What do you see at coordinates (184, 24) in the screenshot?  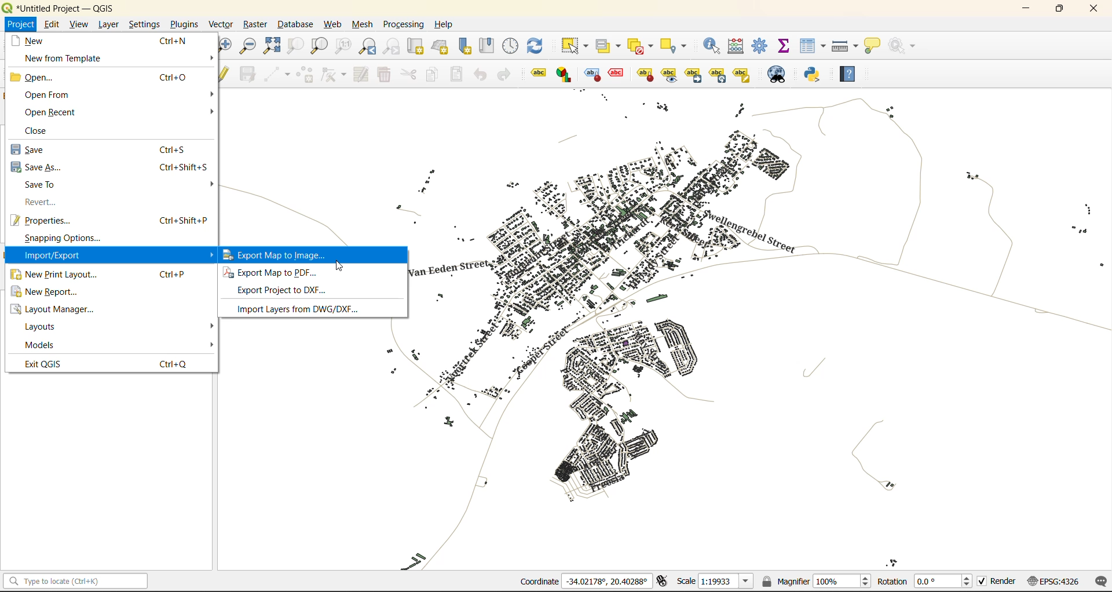 I see `plugins` at bounding box center [184, 24].